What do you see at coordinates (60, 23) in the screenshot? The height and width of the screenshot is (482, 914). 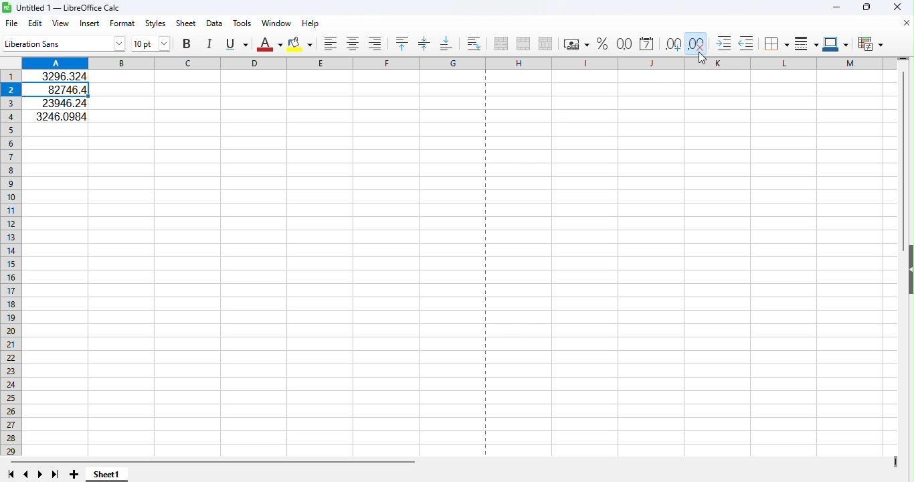 I see `View` at bounding box center [60, 23].